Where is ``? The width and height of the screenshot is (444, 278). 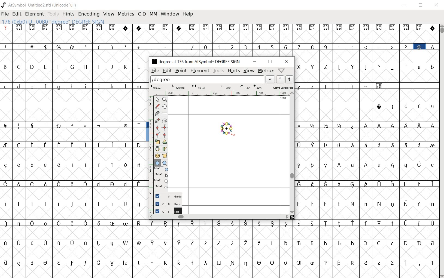
 is located at coordinates (74, 164).